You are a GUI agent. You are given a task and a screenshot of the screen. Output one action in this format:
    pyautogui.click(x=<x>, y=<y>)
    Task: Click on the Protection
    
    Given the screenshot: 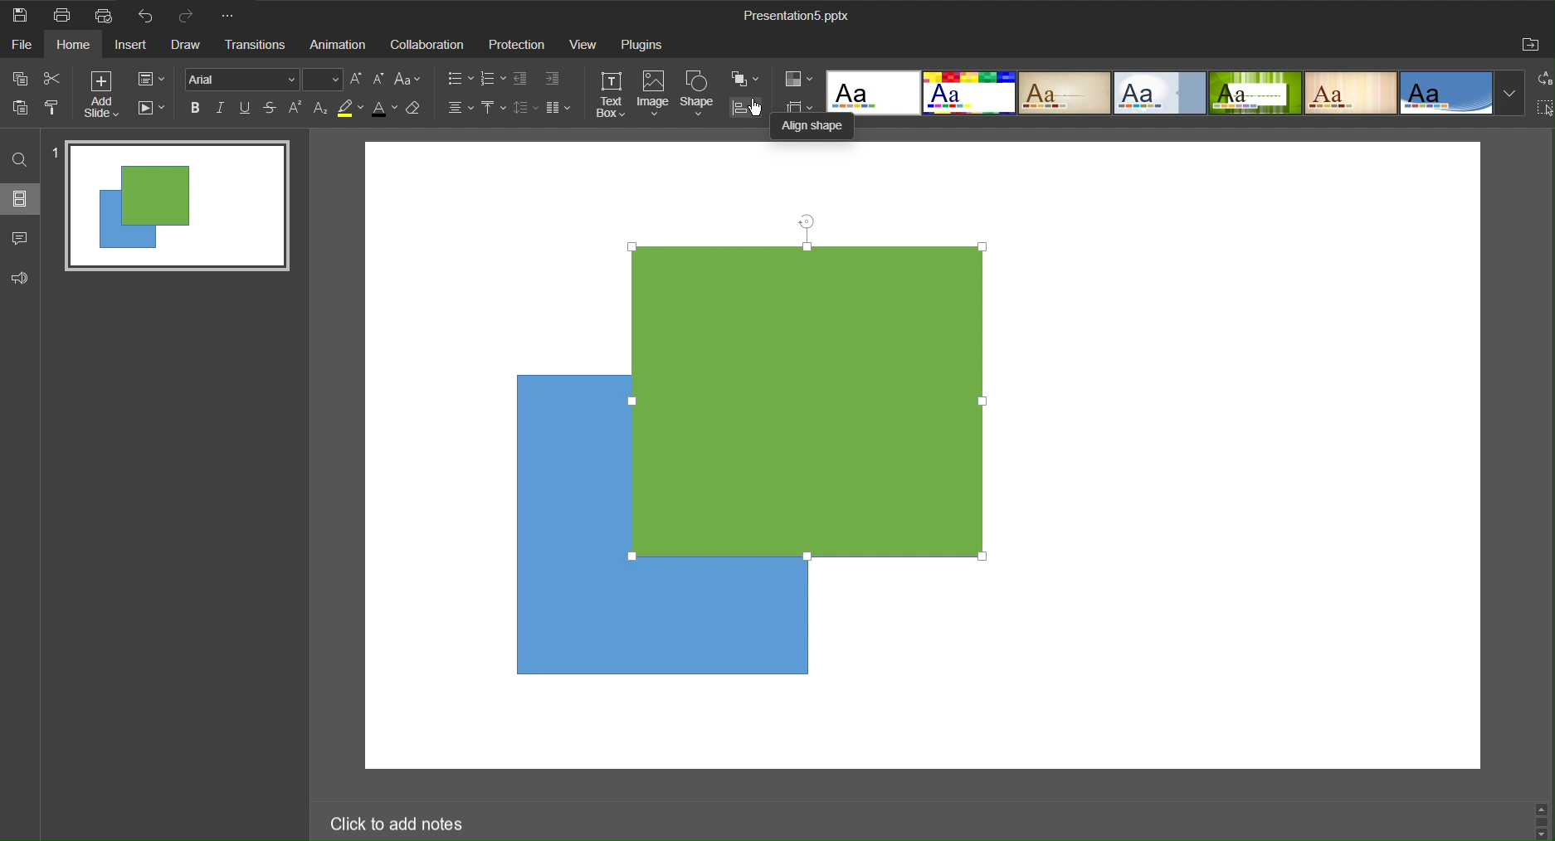 What is the action you would take?
    pyautogui.click(x=519, y=45)
    